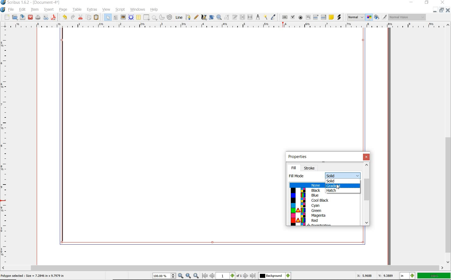  What do you see at coordinates (367, 194) in the screenshot?
I see `scrollbar` at bounding box center [367, 194].